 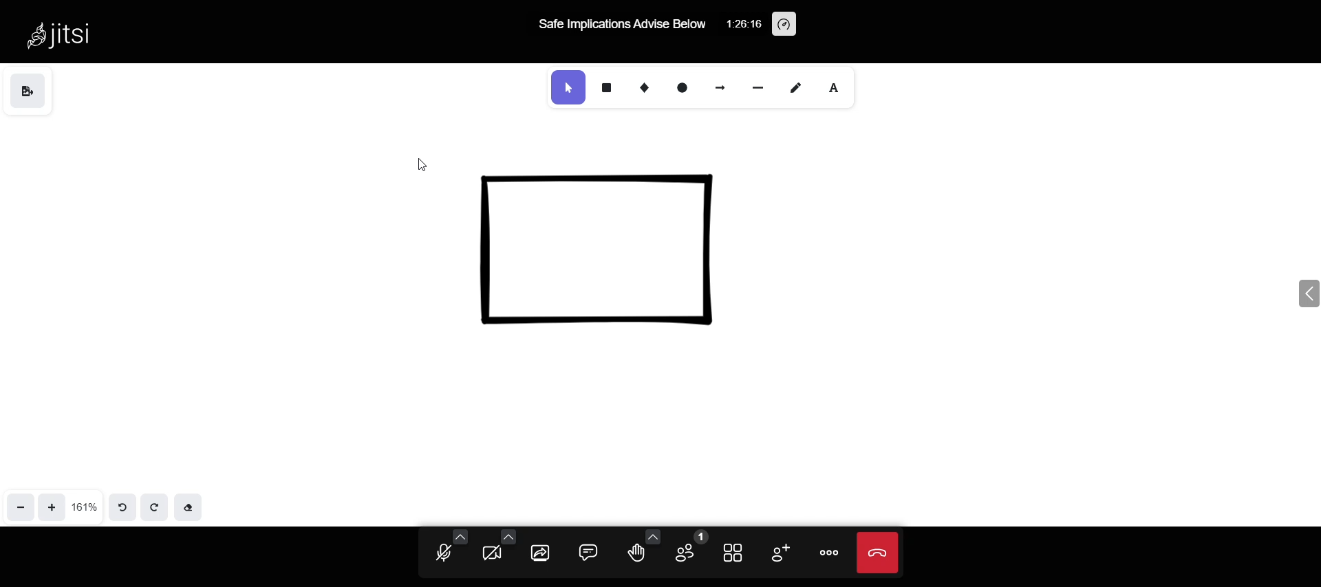 I want to click on selection, so click(x=568, y=87).